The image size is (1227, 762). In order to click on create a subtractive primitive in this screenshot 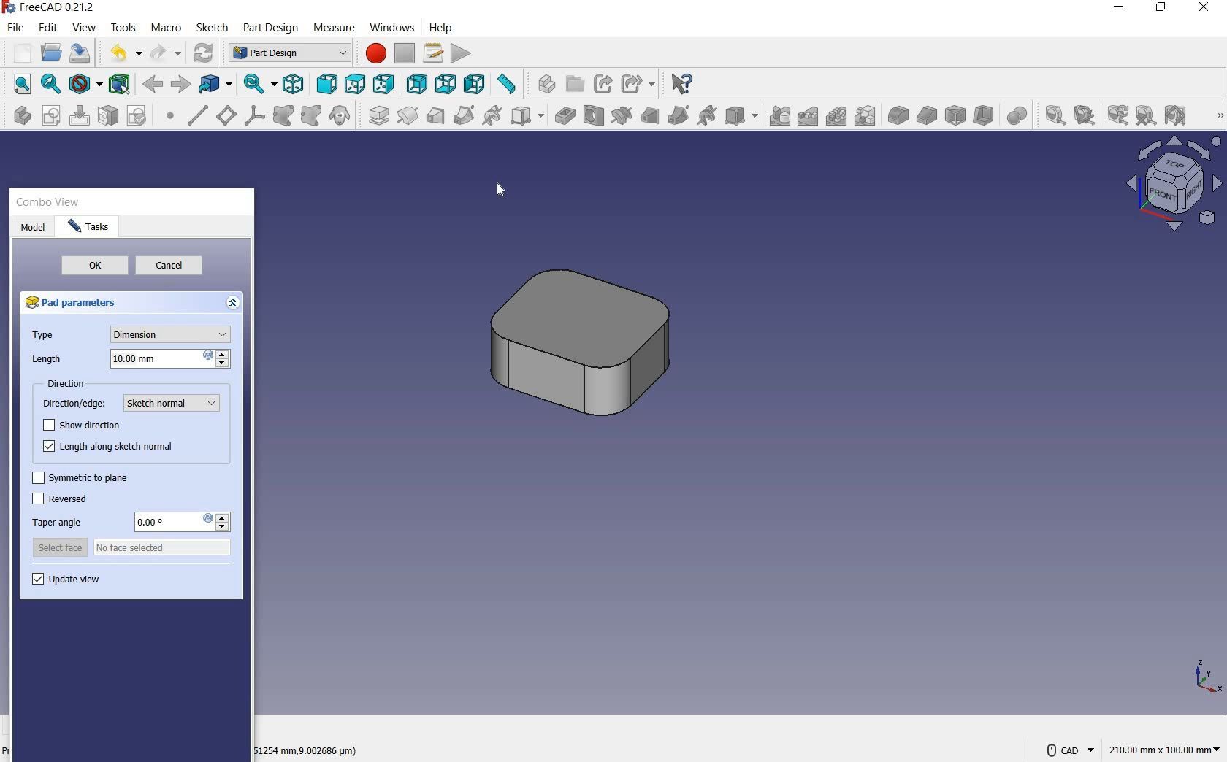, I will do `click(743, 115)`.